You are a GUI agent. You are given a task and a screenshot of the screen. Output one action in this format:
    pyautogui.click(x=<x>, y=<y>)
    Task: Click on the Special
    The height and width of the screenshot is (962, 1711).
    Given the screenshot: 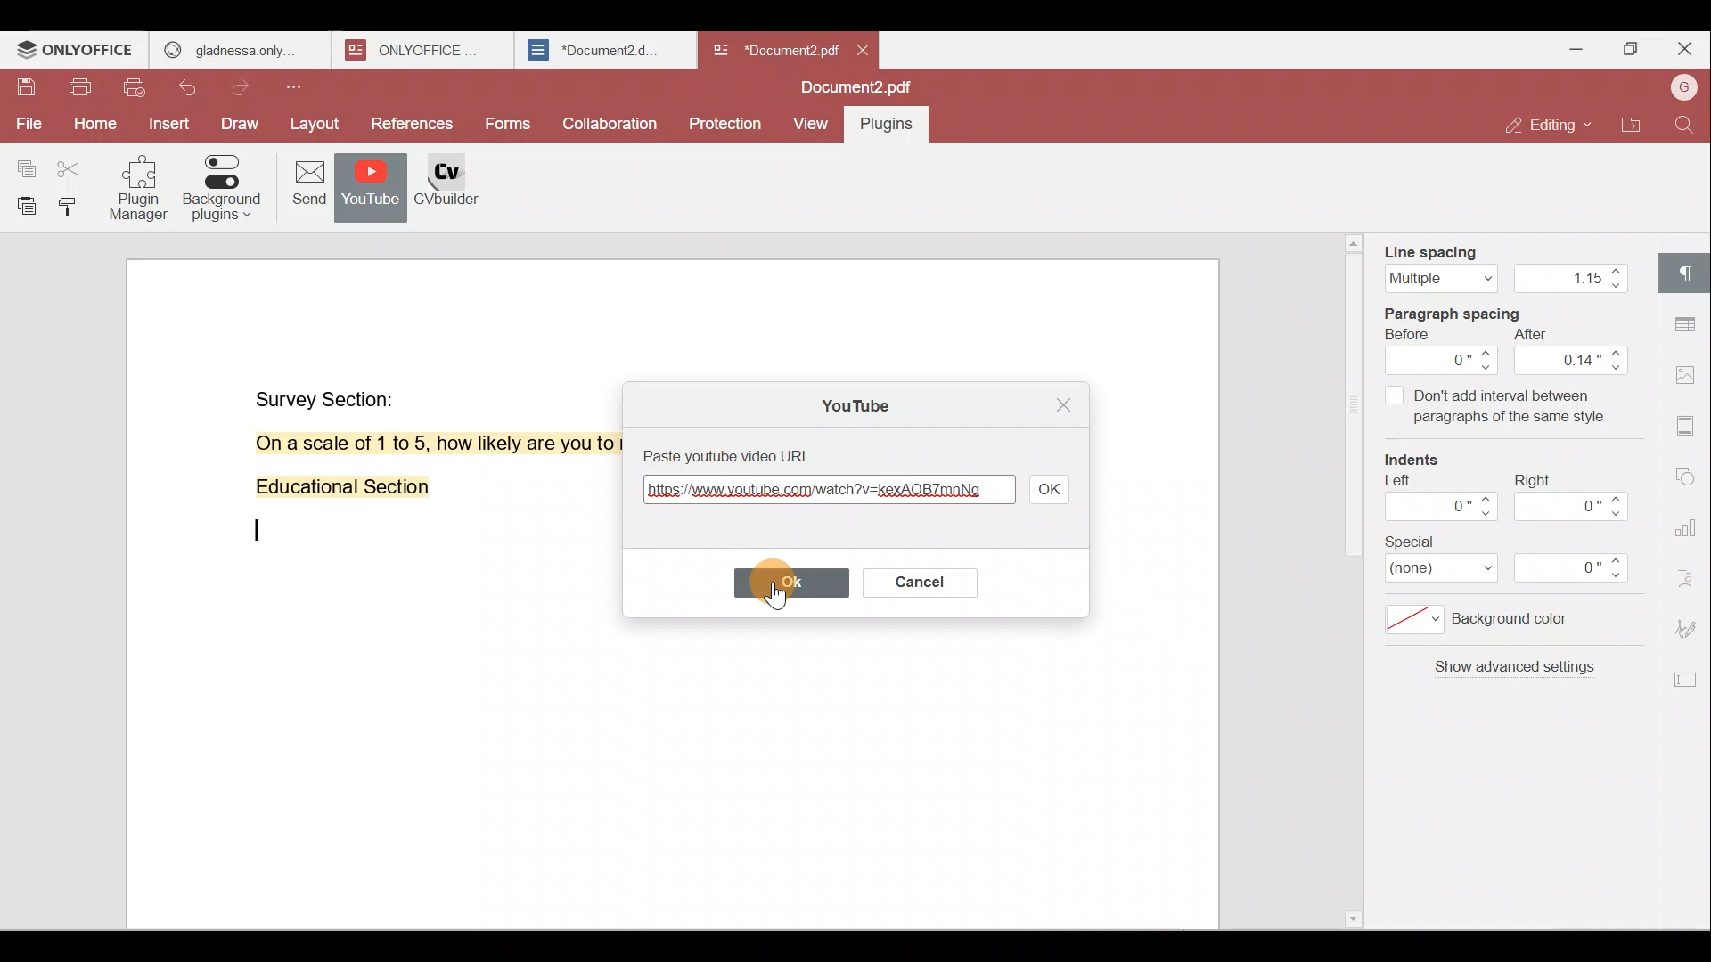 What is the action you would take?
    pyautogui.click(x=1519, y=560)
    